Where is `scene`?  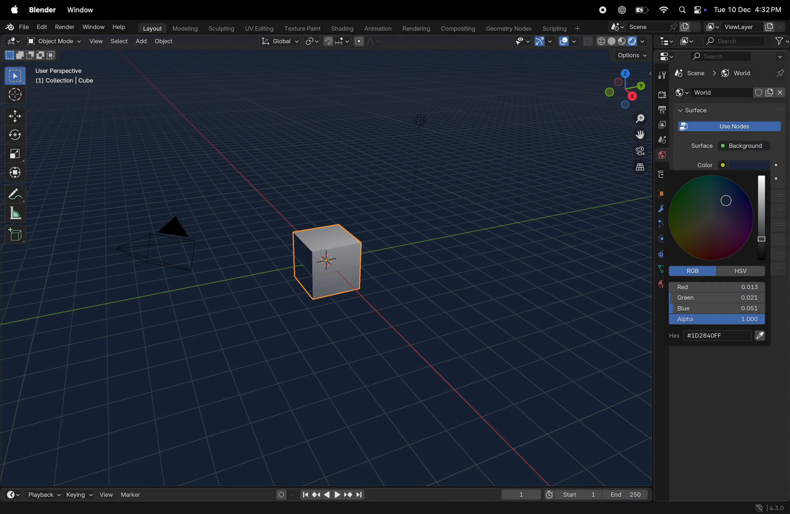
scene is located at coordinates (658, 139).